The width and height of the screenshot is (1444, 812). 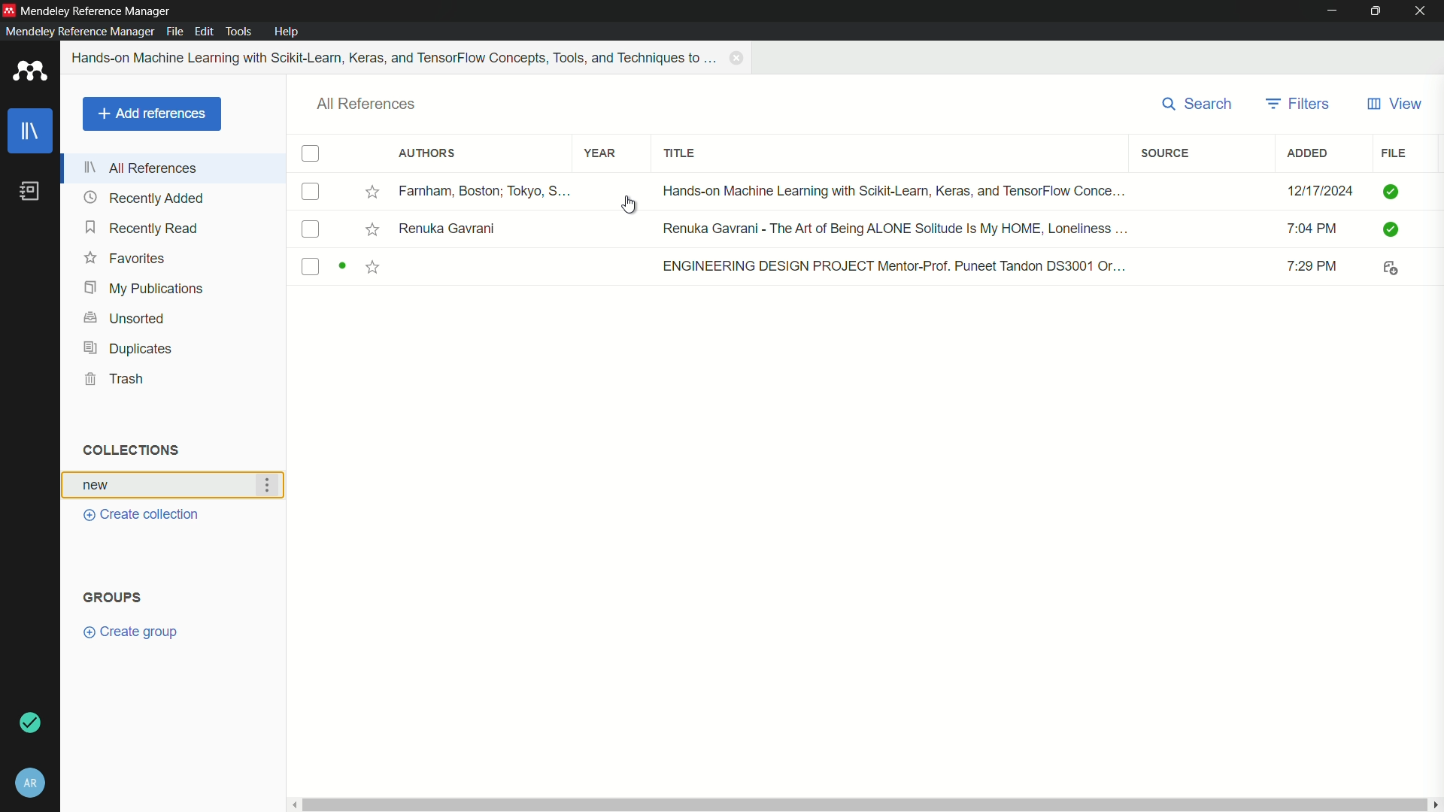 I want to click on filters, so click(x=1297, y=105).